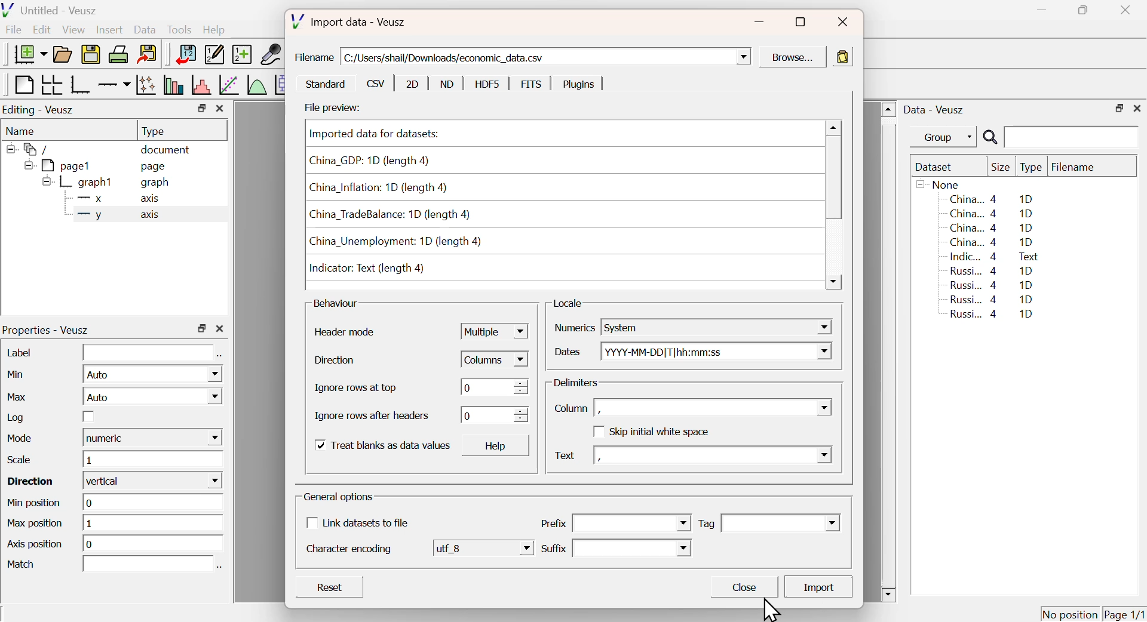 Image resolution: width=1147 pixels, height=622 pixels. I want to click on Delimiters, so click(577, 383).